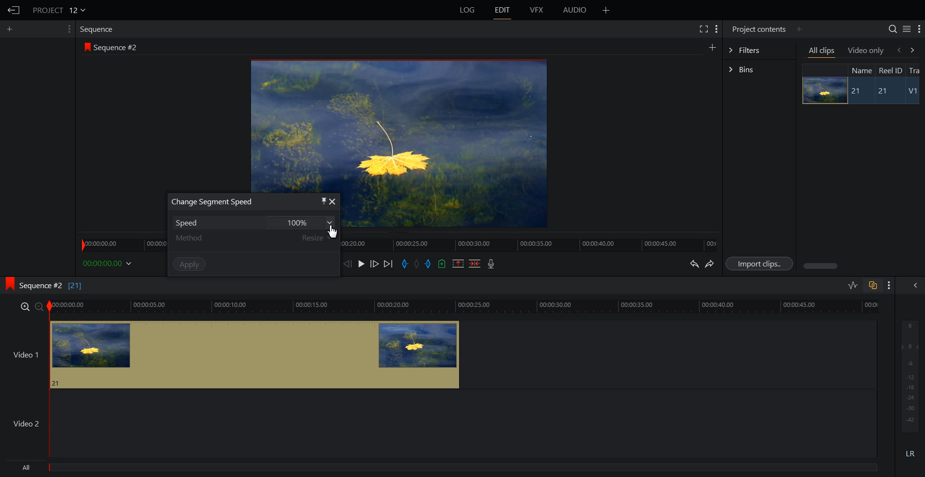 This screenshot has width=925, height=477. Describe the element at coordinates (759, 70) in the screenshot. I see `Bins` at that location.